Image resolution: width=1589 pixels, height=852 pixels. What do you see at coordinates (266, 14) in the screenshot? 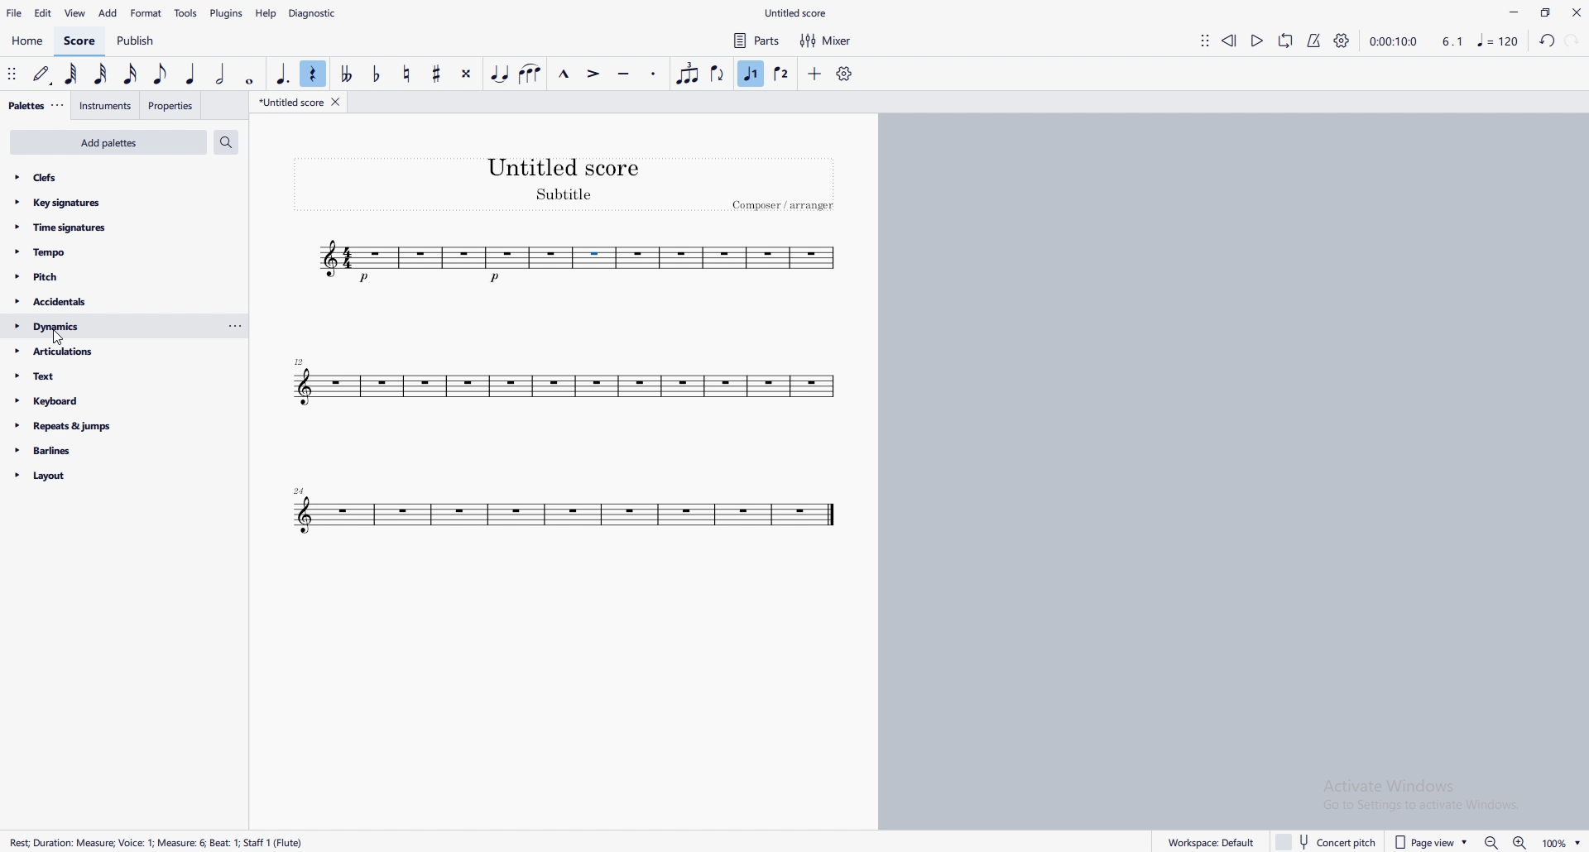
I see `help` at bounding box center [266, 14].